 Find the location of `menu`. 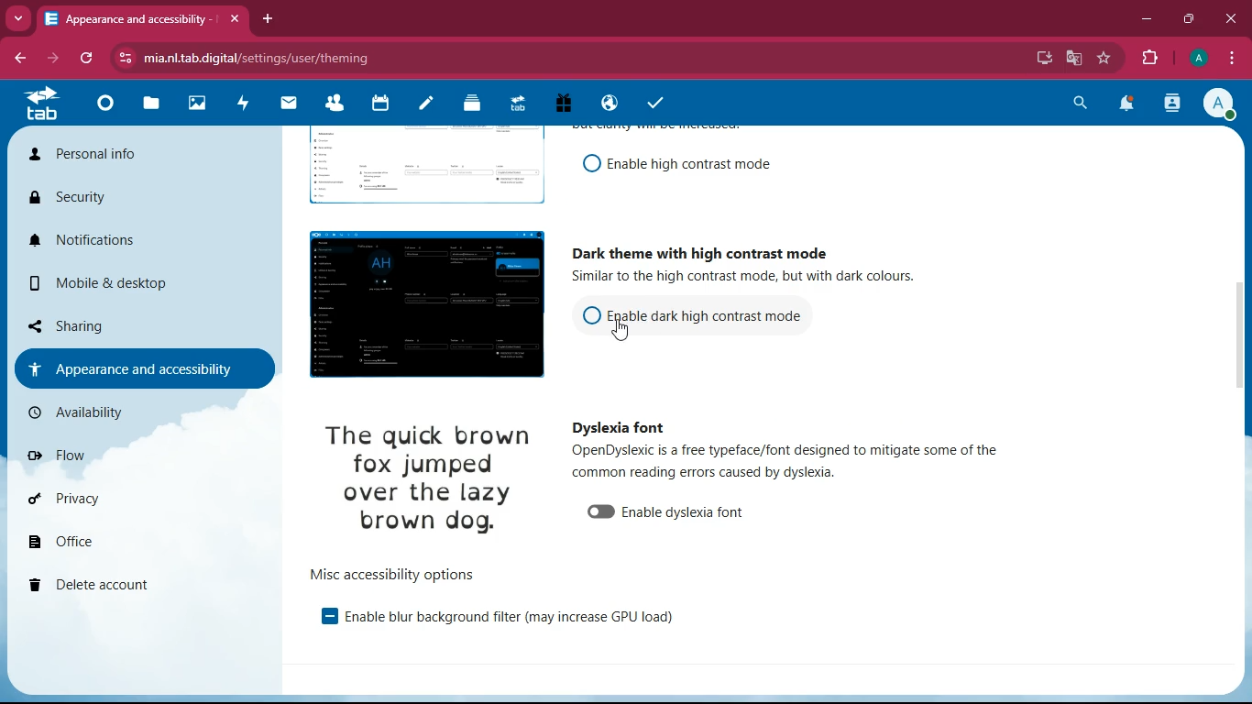

menu is located at coordinates (1235, 58).